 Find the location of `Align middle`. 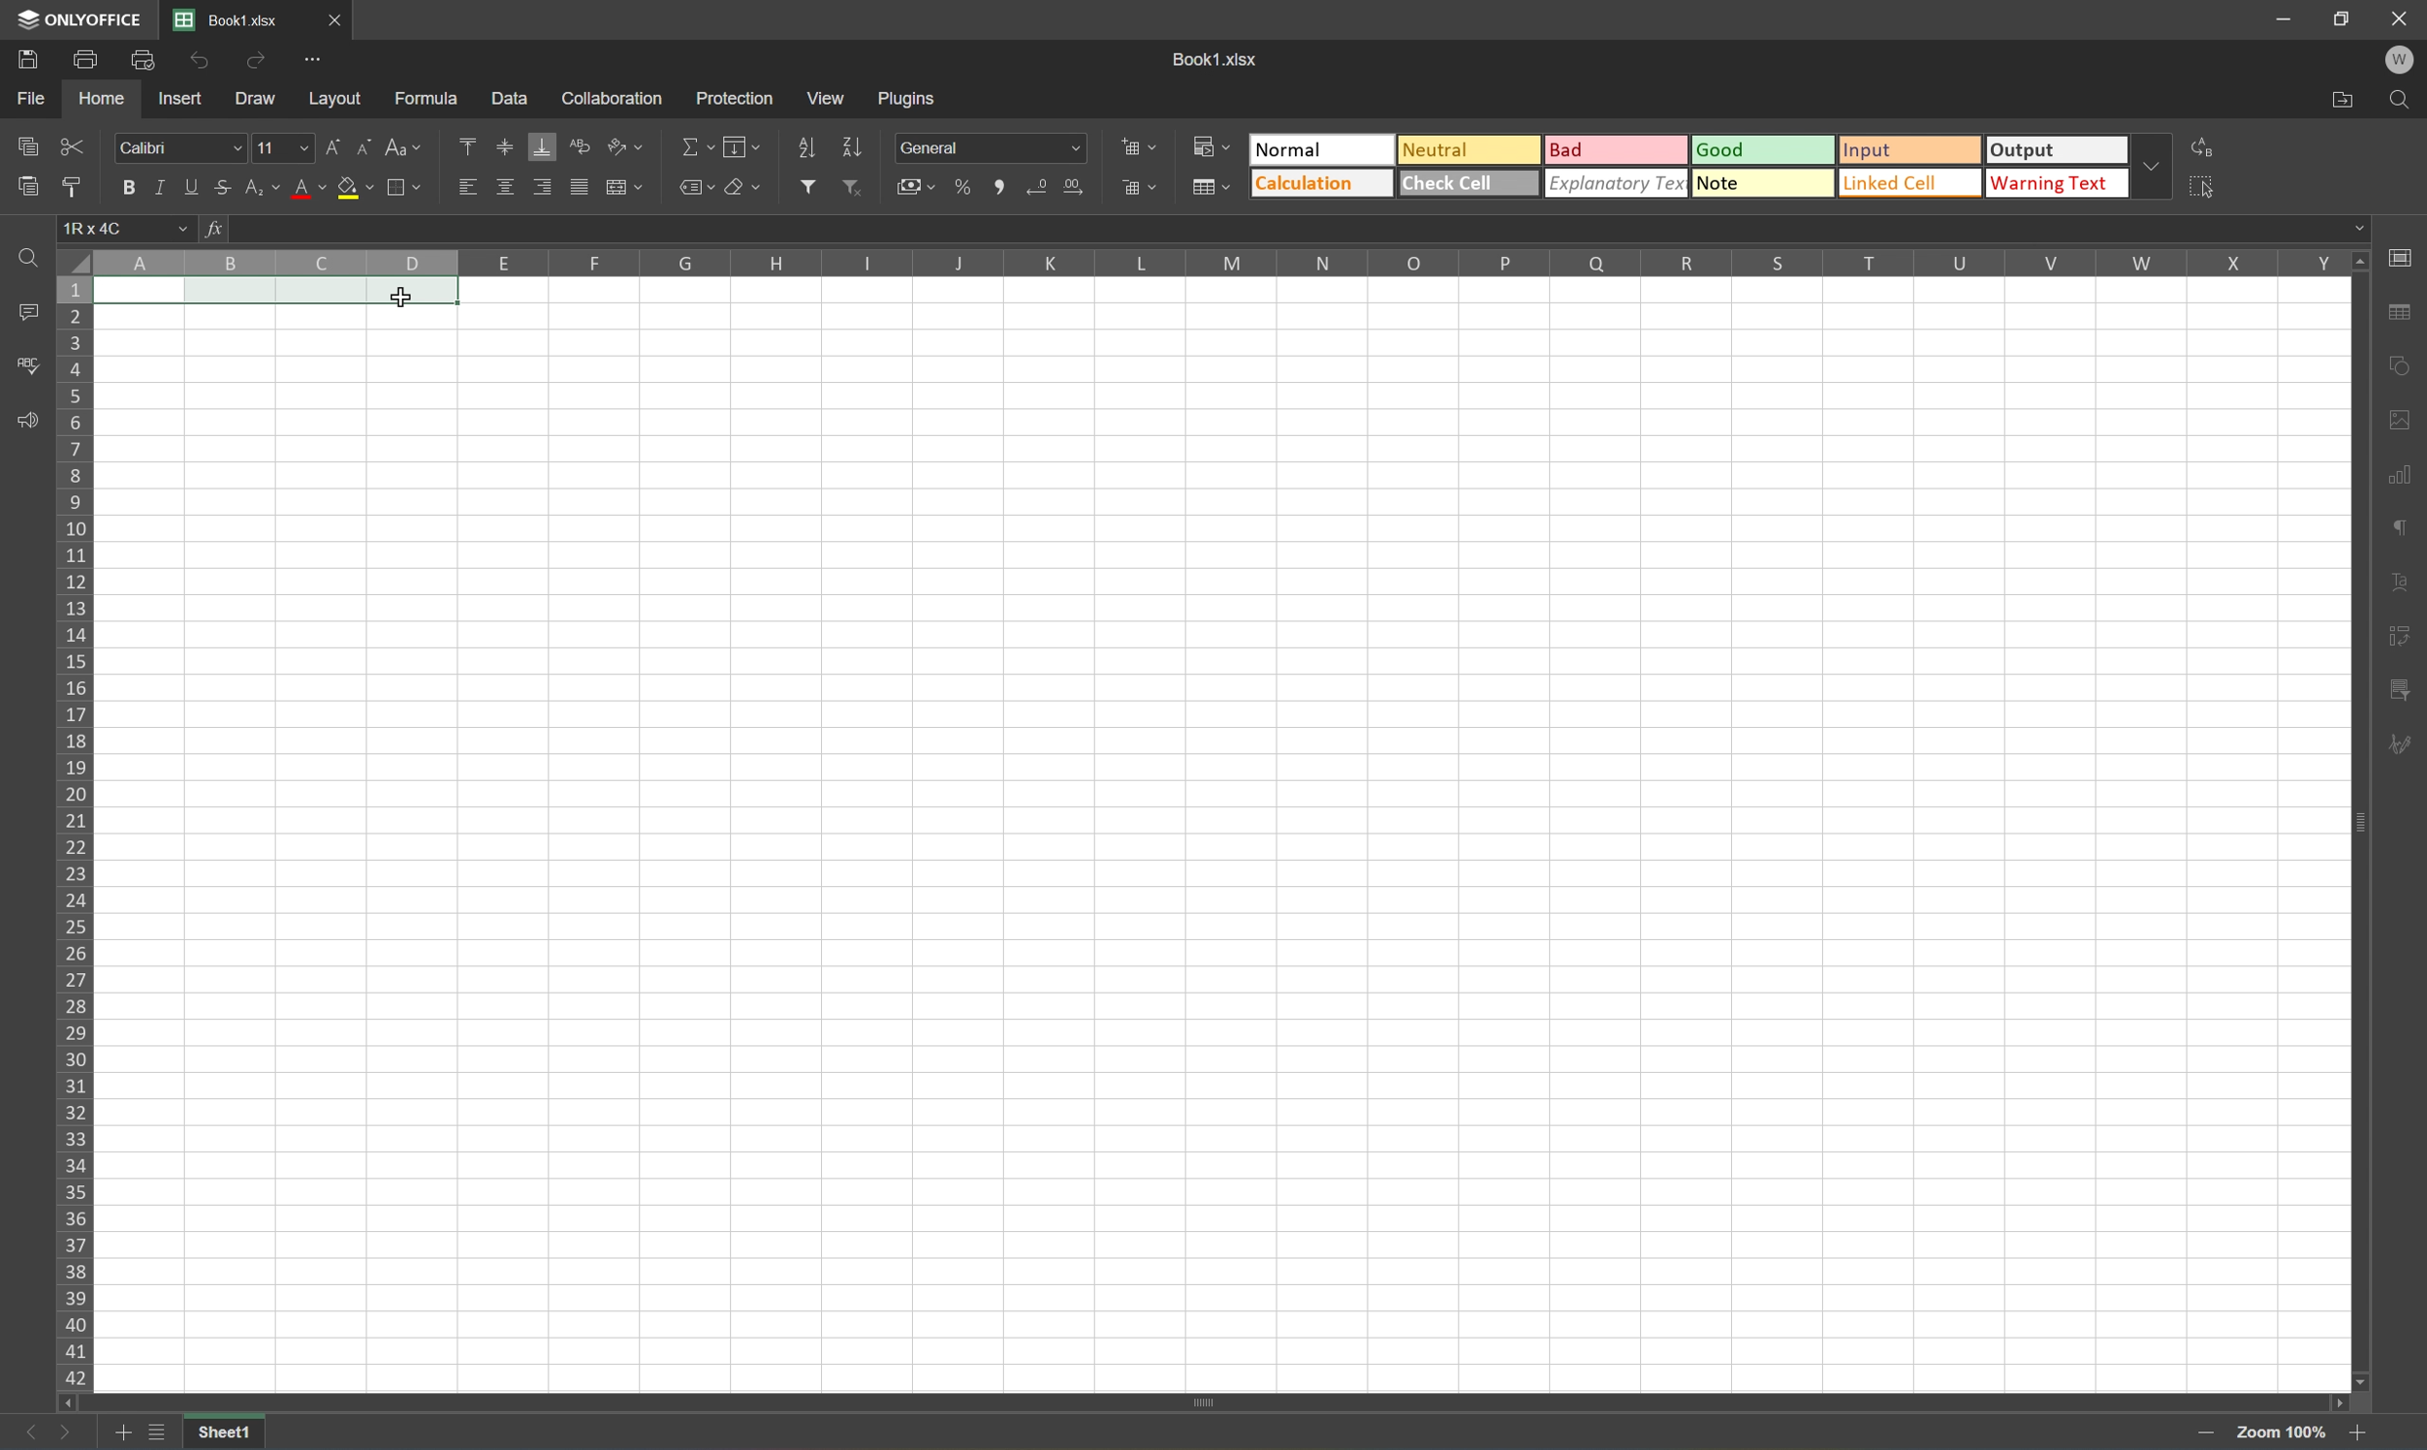

Align middle is located at coordinates (506, 190).